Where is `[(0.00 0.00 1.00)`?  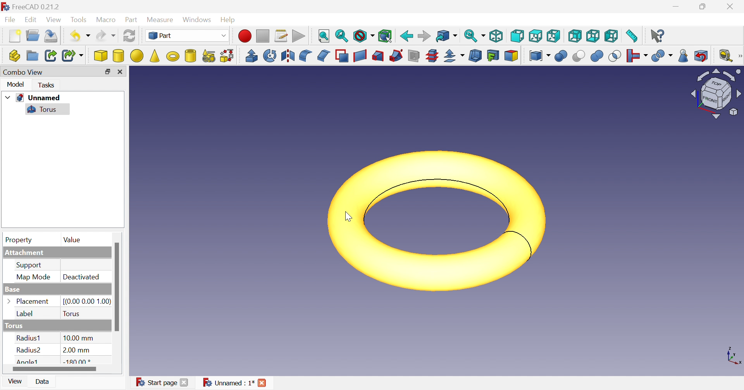
[(0.00 0.00 1.00) is located at coordinates (85, 300).